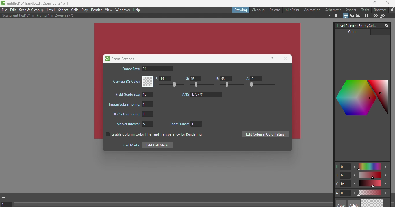 Image resolution: width=395 pixels, height=207 pixels. What do you see at coordinates (386, 168) in the screenshot?
I see `` at bounding box center [386, 168].